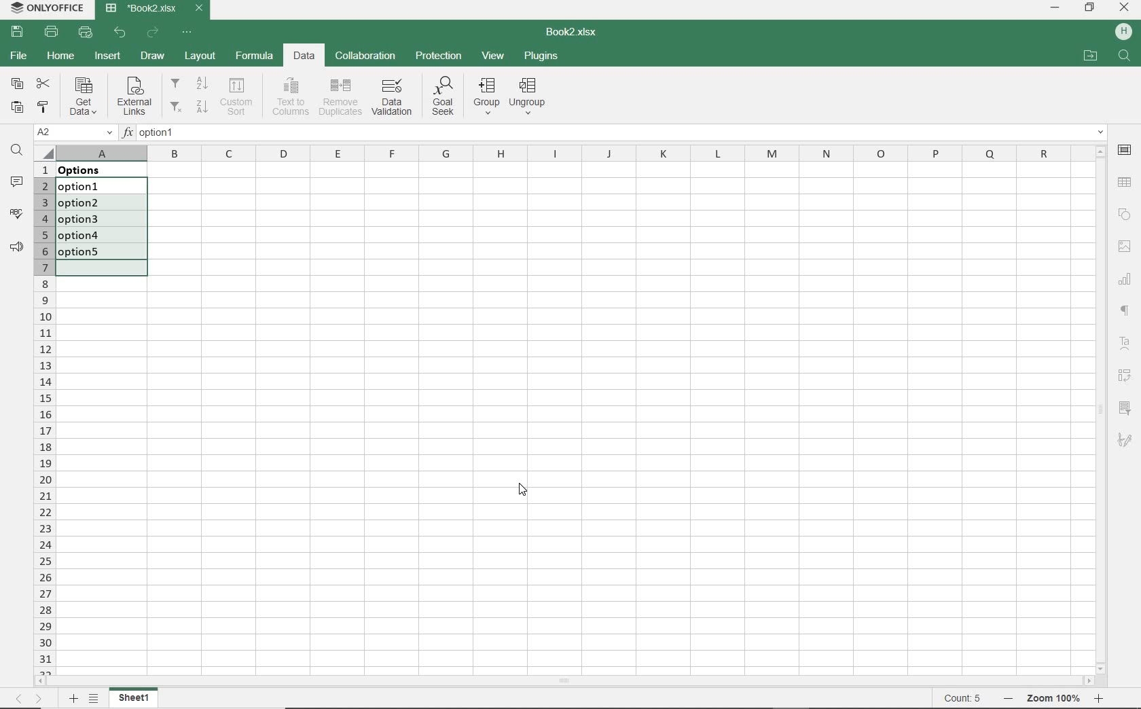 The height and width of the screenshot is (709, 1141). I want to click on DATA, so click(306, 57).